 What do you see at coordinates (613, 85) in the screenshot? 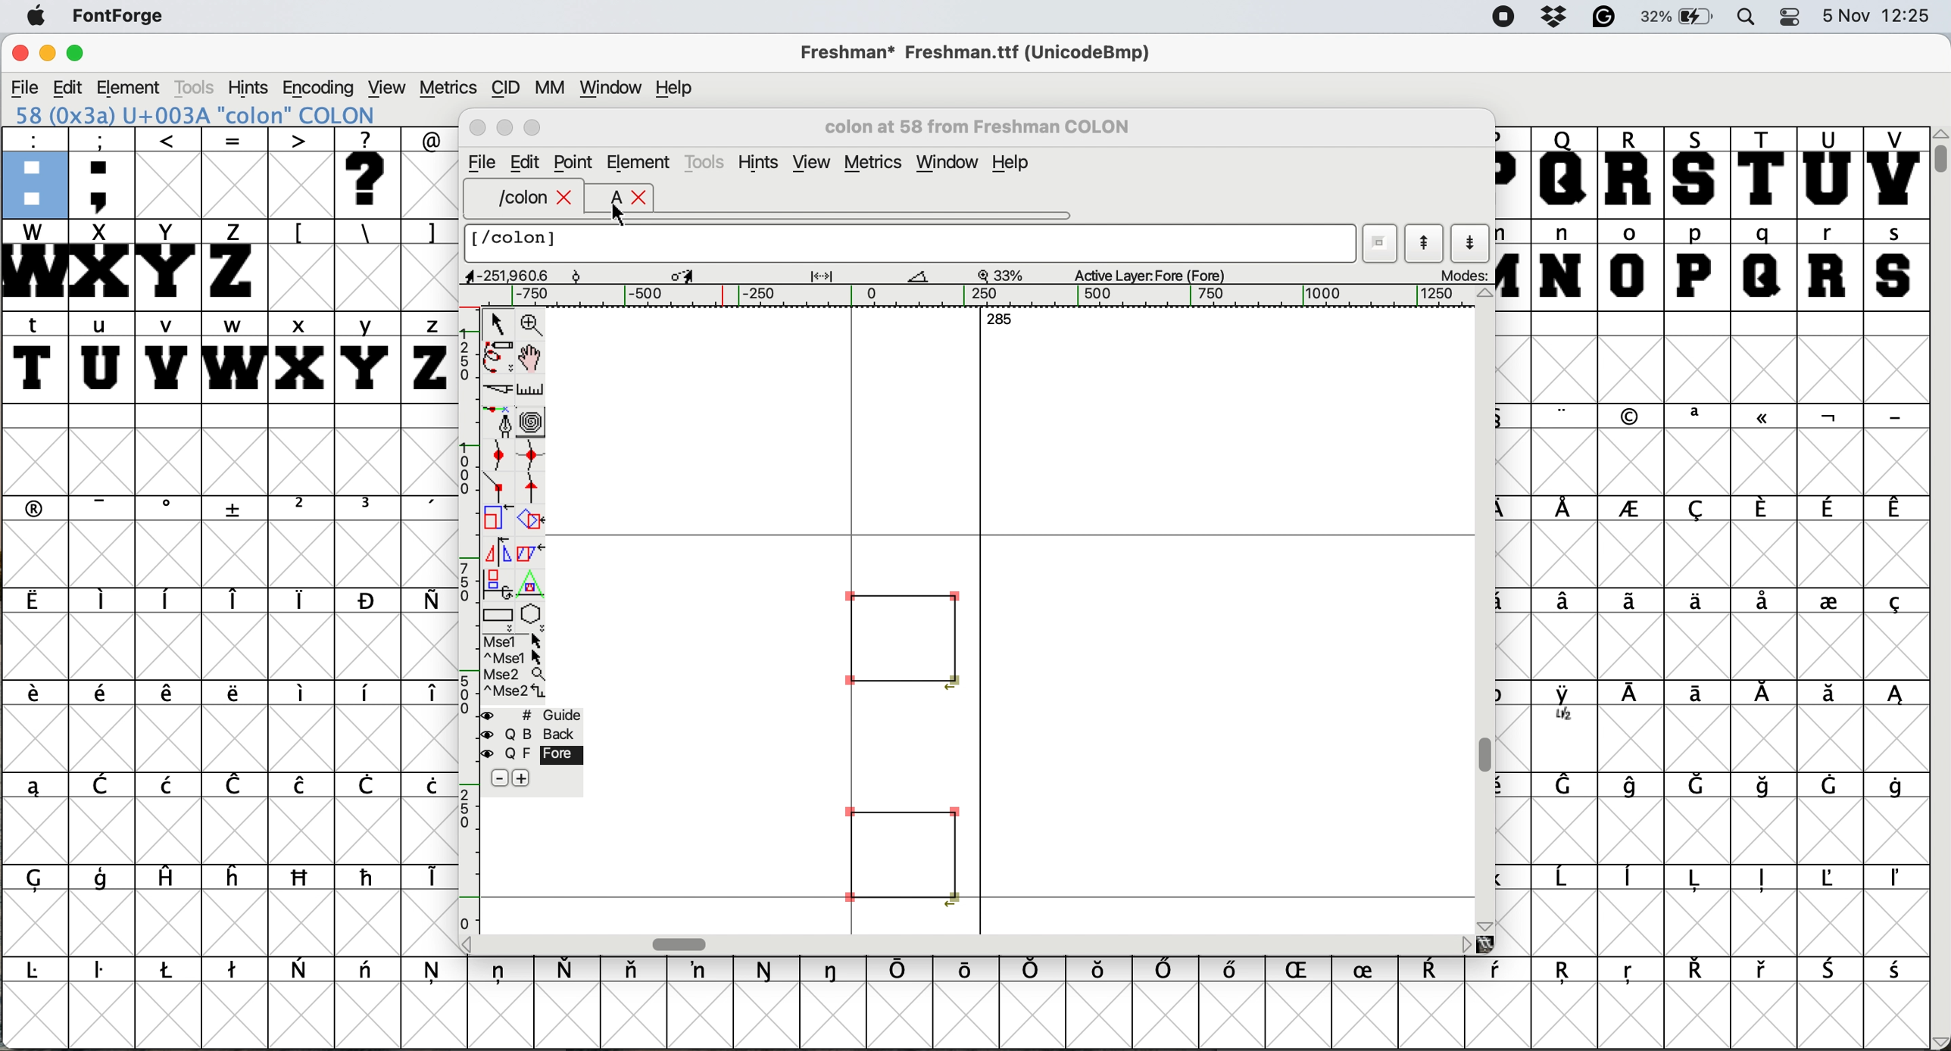
I see `window` at bounding box center [613, 85].